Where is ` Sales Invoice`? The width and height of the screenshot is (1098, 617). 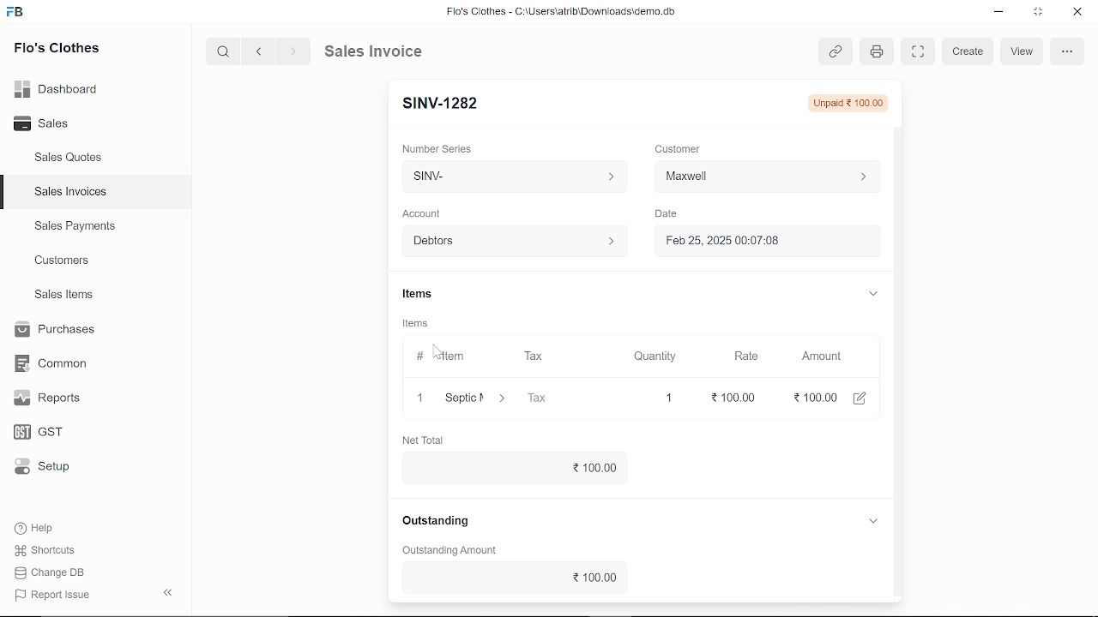  Sales Invoice is located at coordinates (383, 52).